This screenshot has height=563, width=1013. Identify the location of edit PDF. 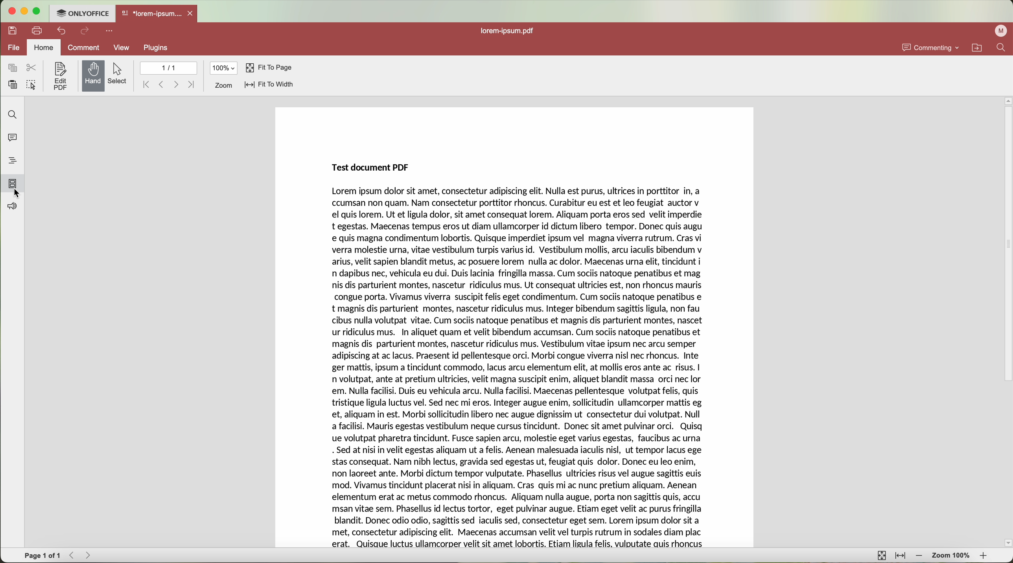
(59, 75).